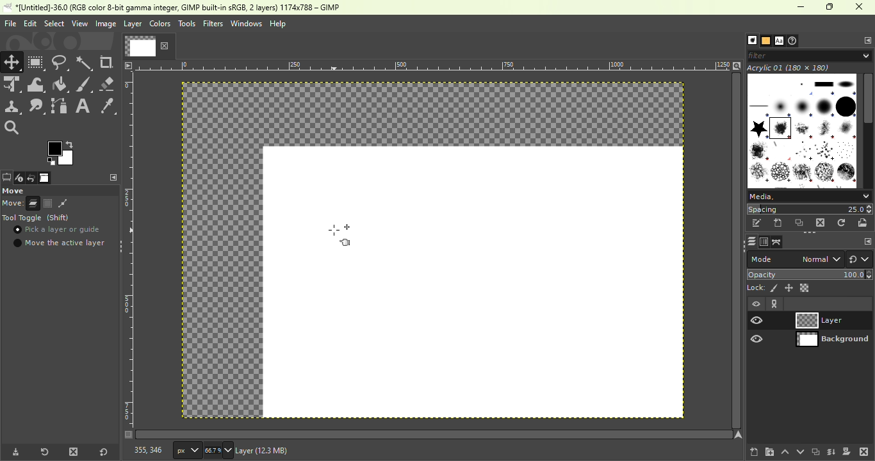  Describe the element at coordinates (108, 105) in the screenshot. I see `Color picker tool` at that location.